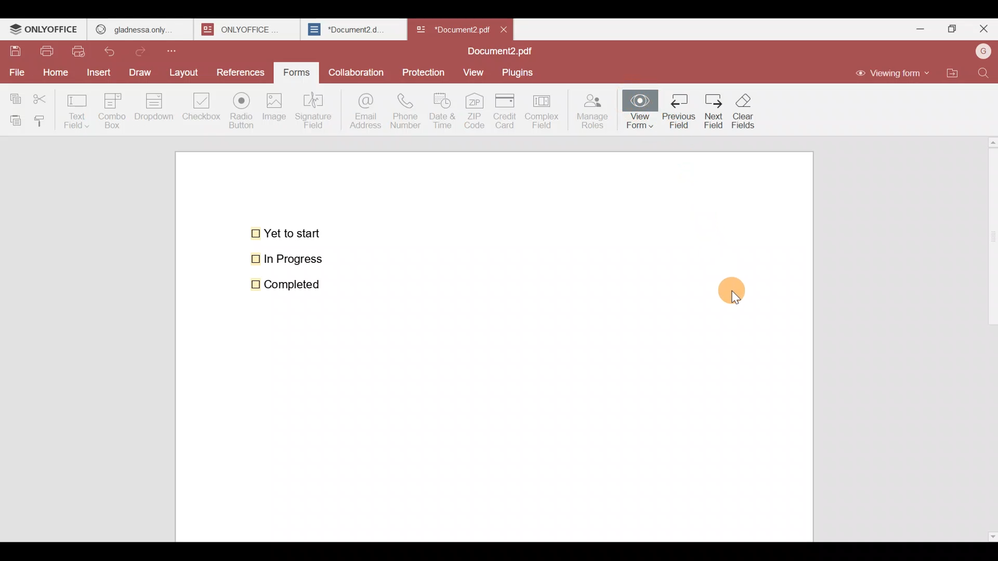 This screenshot has height=561, width=998. I want to click on Print file, so click(49, 52).